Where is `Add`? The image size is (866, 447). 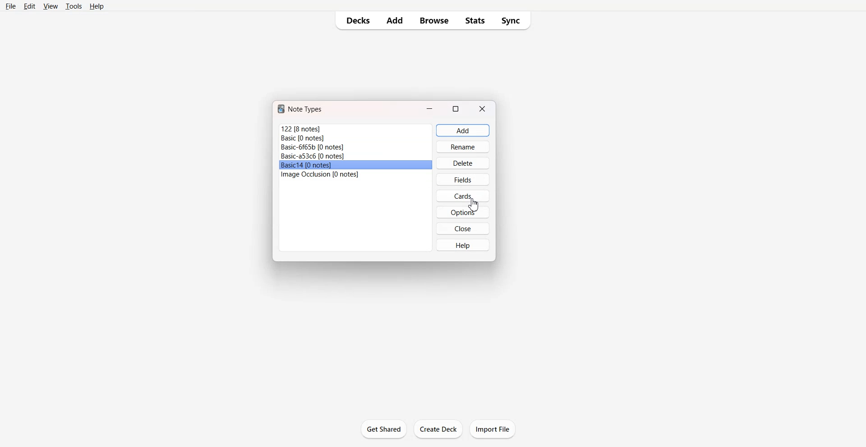 Add is located at coordinates (463, 130).